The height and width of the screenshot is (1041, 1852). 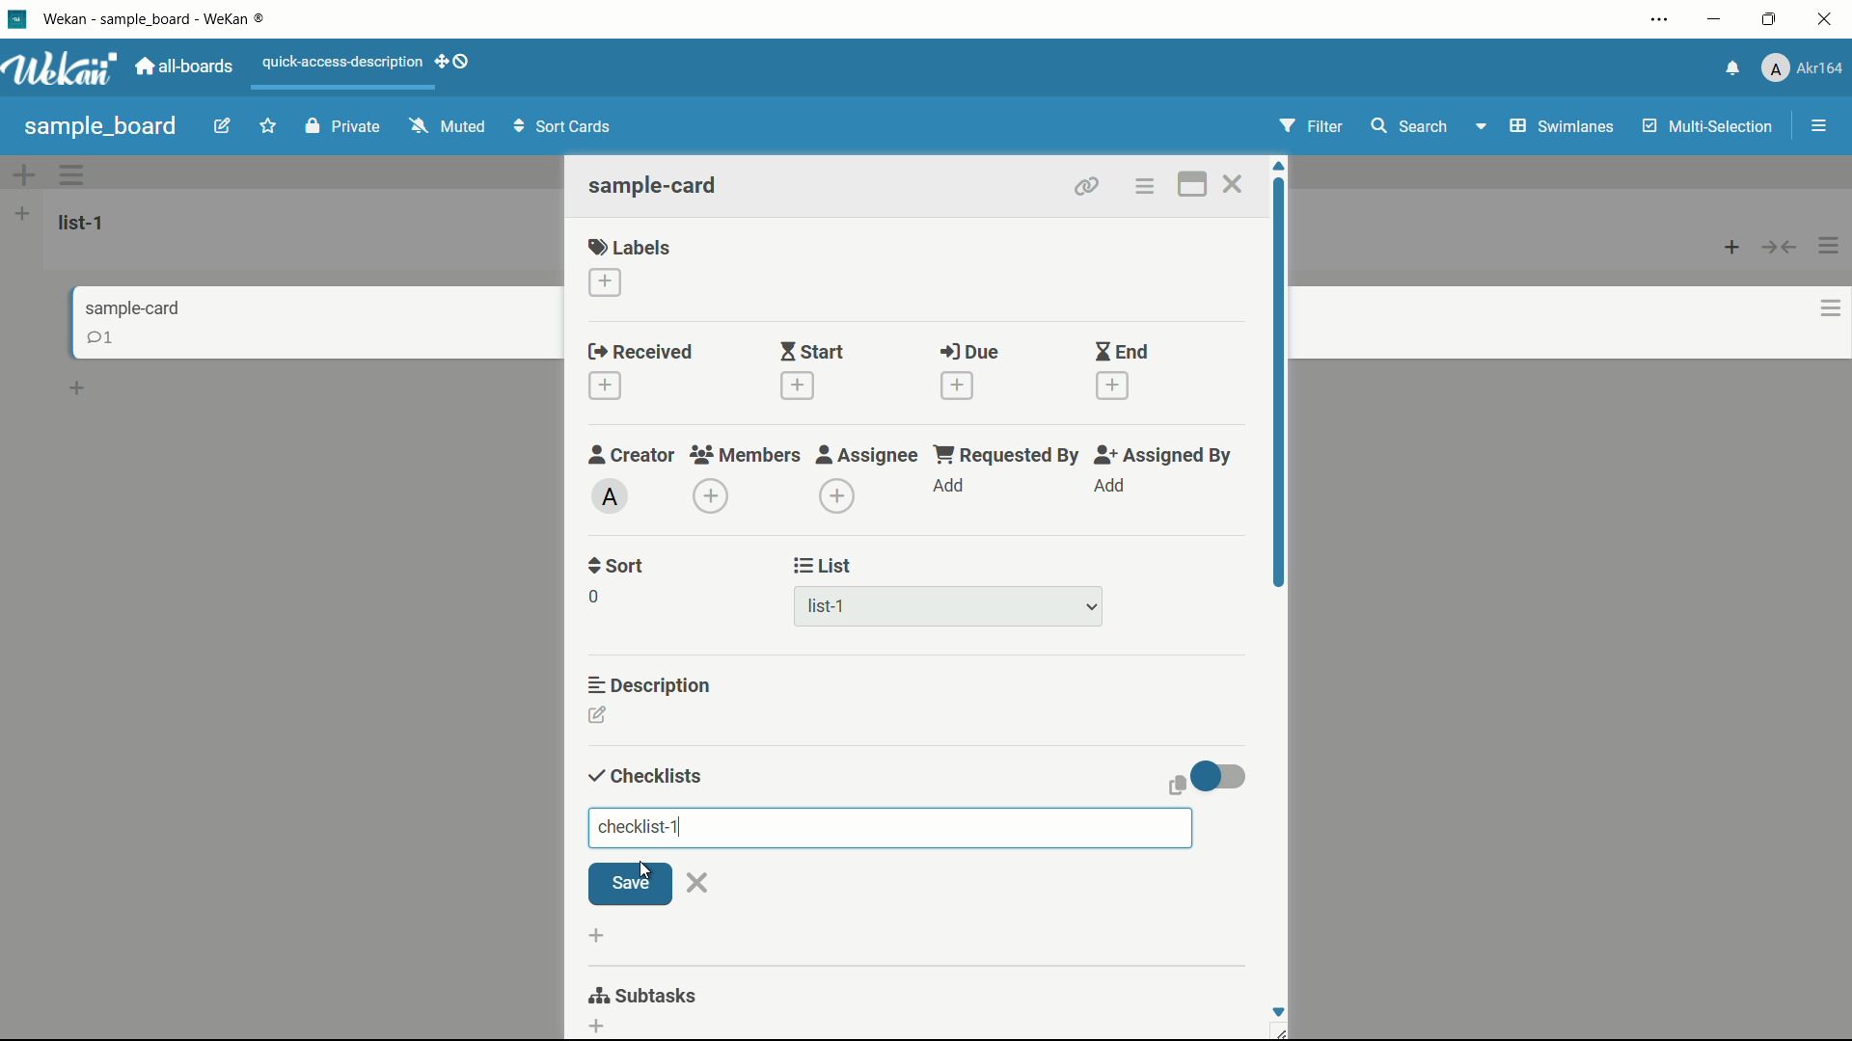 I want to click on list, so click(x=826, y=568).